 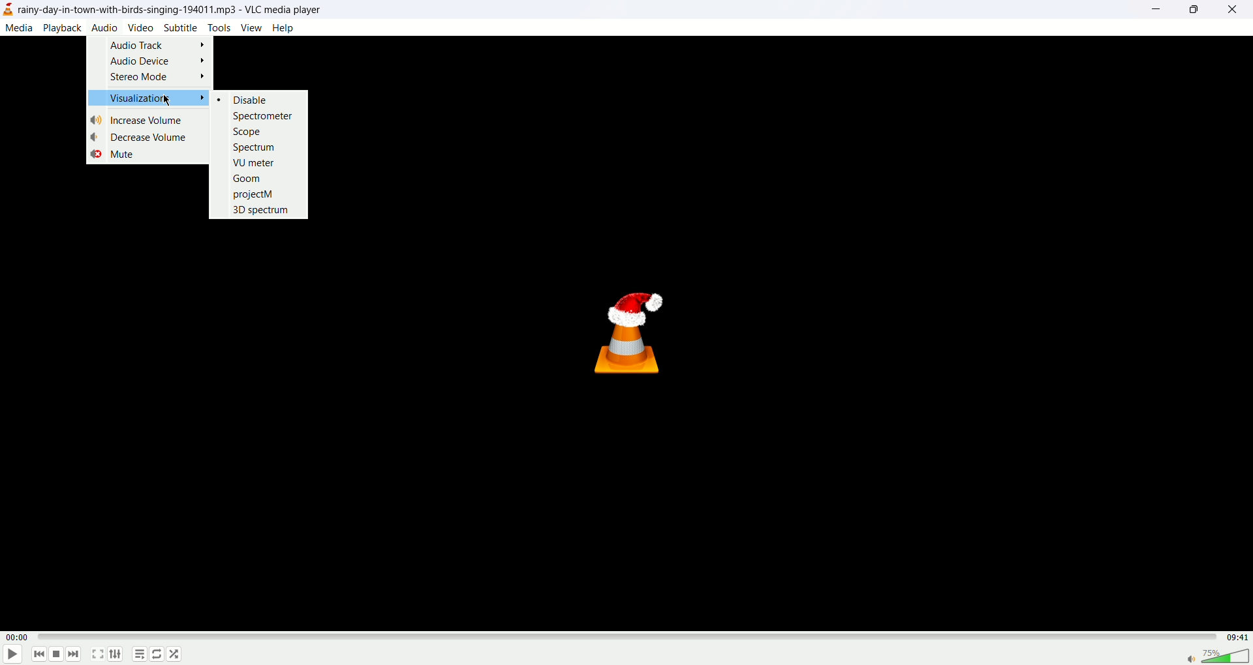 What do you see at coordinates (249, 99) in the screenshot?
I see `disable` at bounding box center [249, 99].